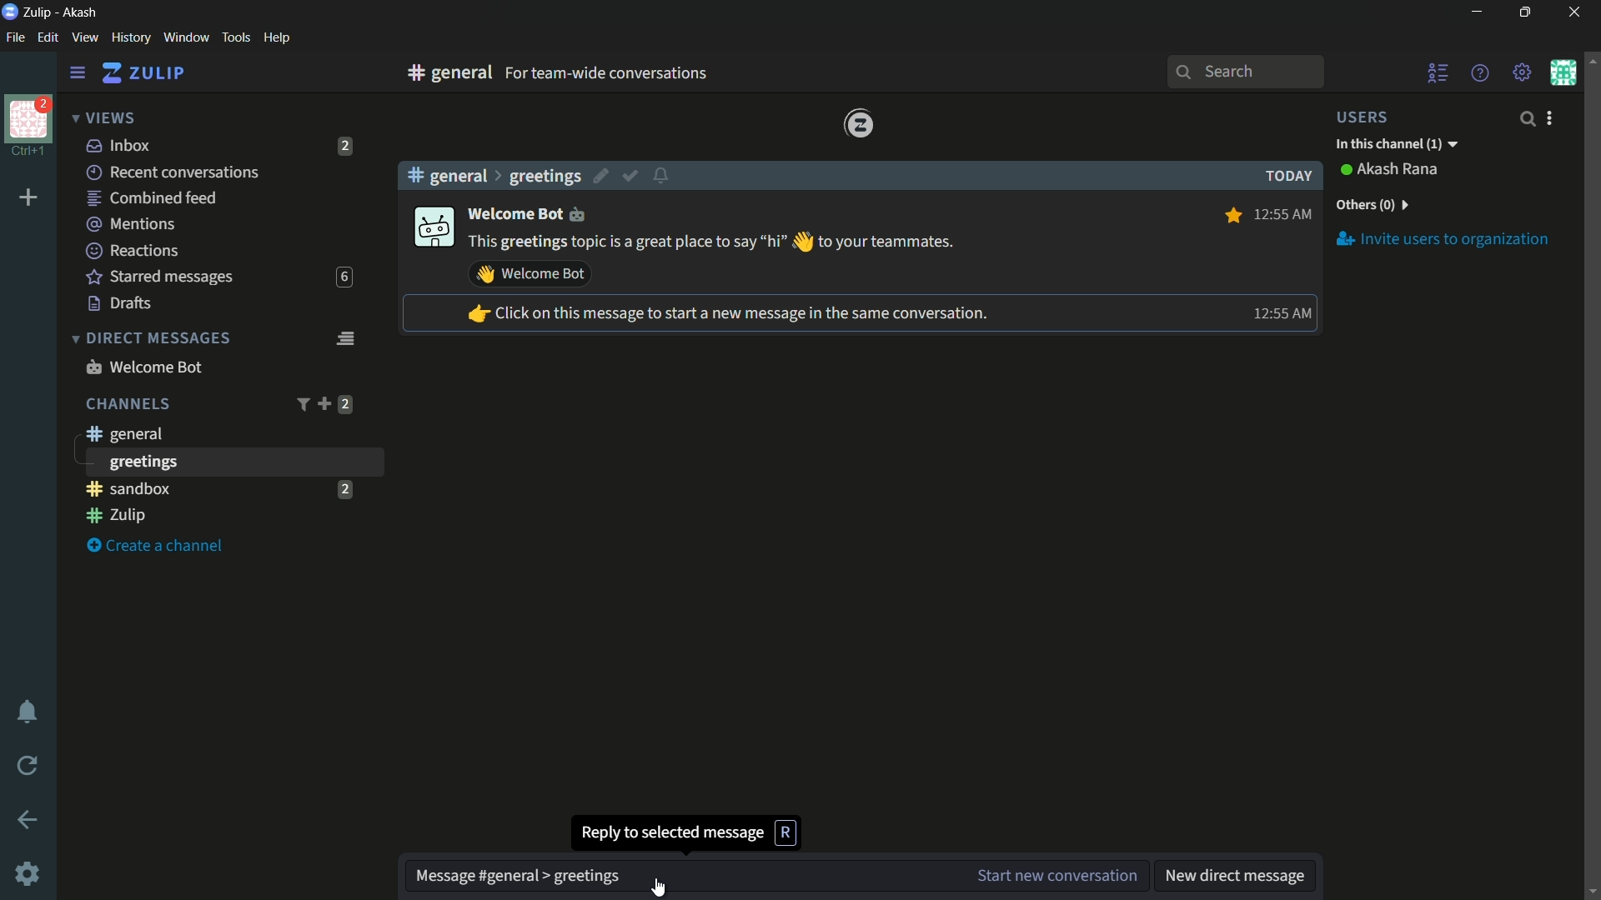 The height and width of the screenshot is (900, 1601). I want to click on reply to selected message pop up, so click(687, 832).